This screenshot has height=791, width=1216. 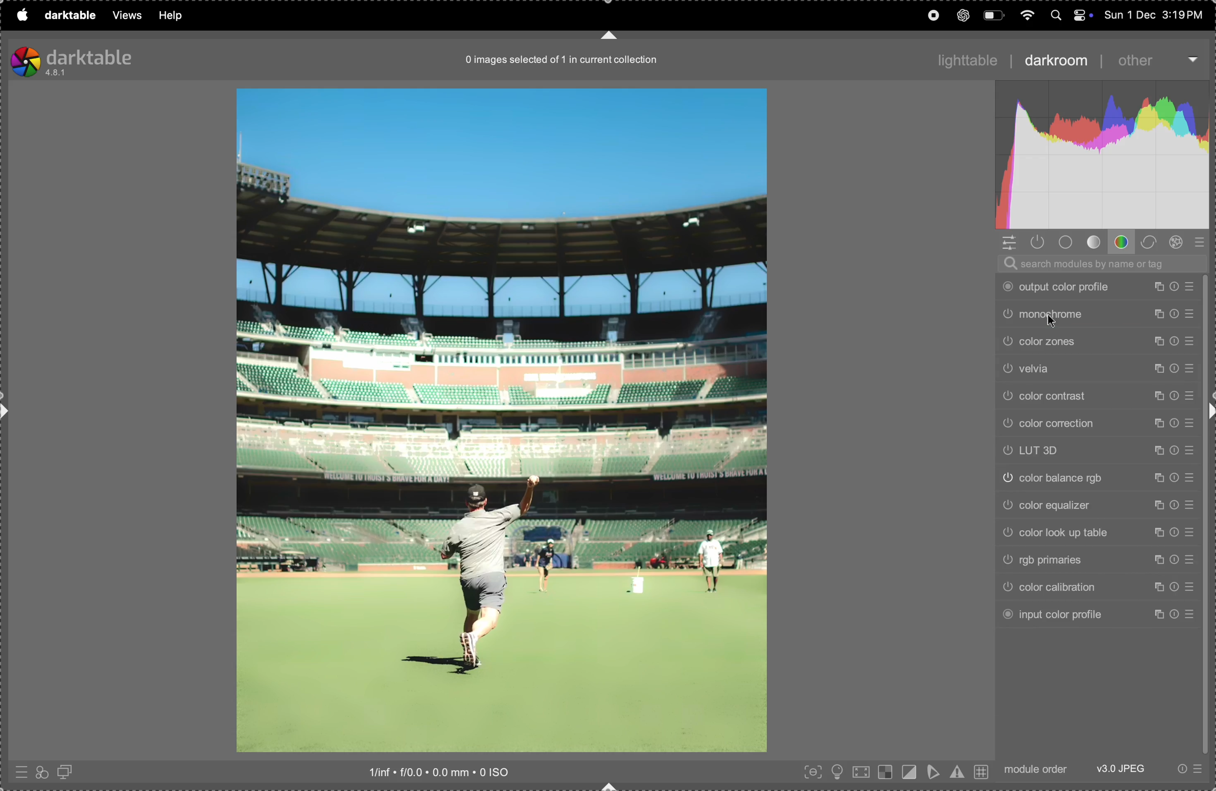 What do you see at coordinates (1097, 587) in the screenshot?
I see `color calibiration` at bounding box center [1097, 587].